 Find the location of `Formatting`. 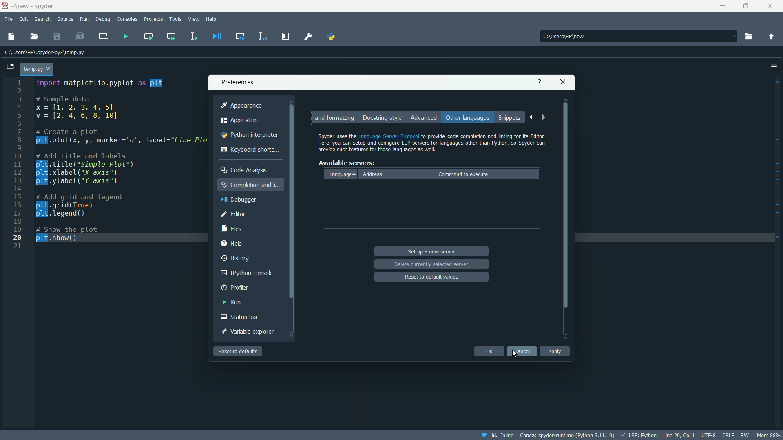

Formatting is located at coordinates (334, 118).